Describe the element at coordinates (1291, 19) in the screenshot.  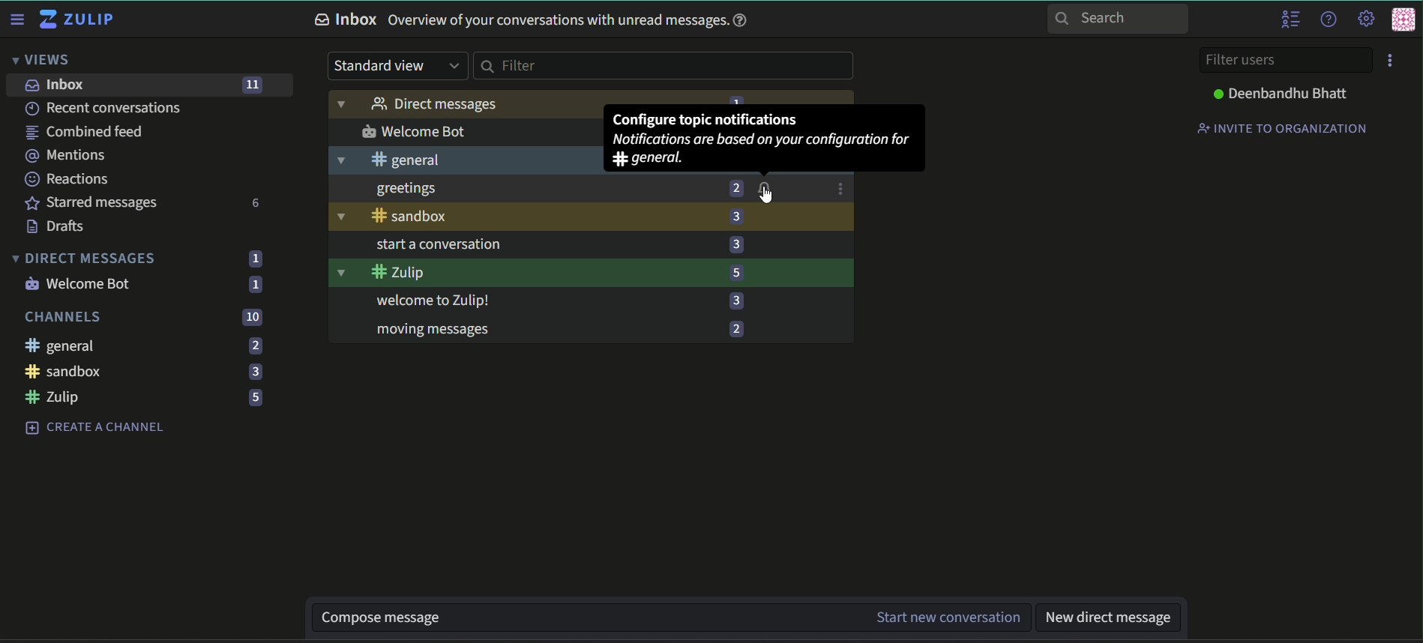
I see `hide user list` at that location.